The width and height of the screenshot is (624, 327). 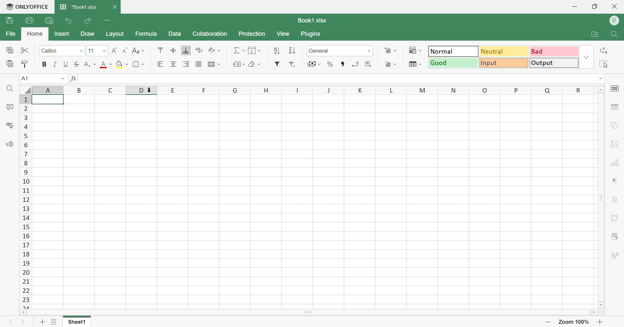 I want to click on Replace, so click(x=603, y=51).